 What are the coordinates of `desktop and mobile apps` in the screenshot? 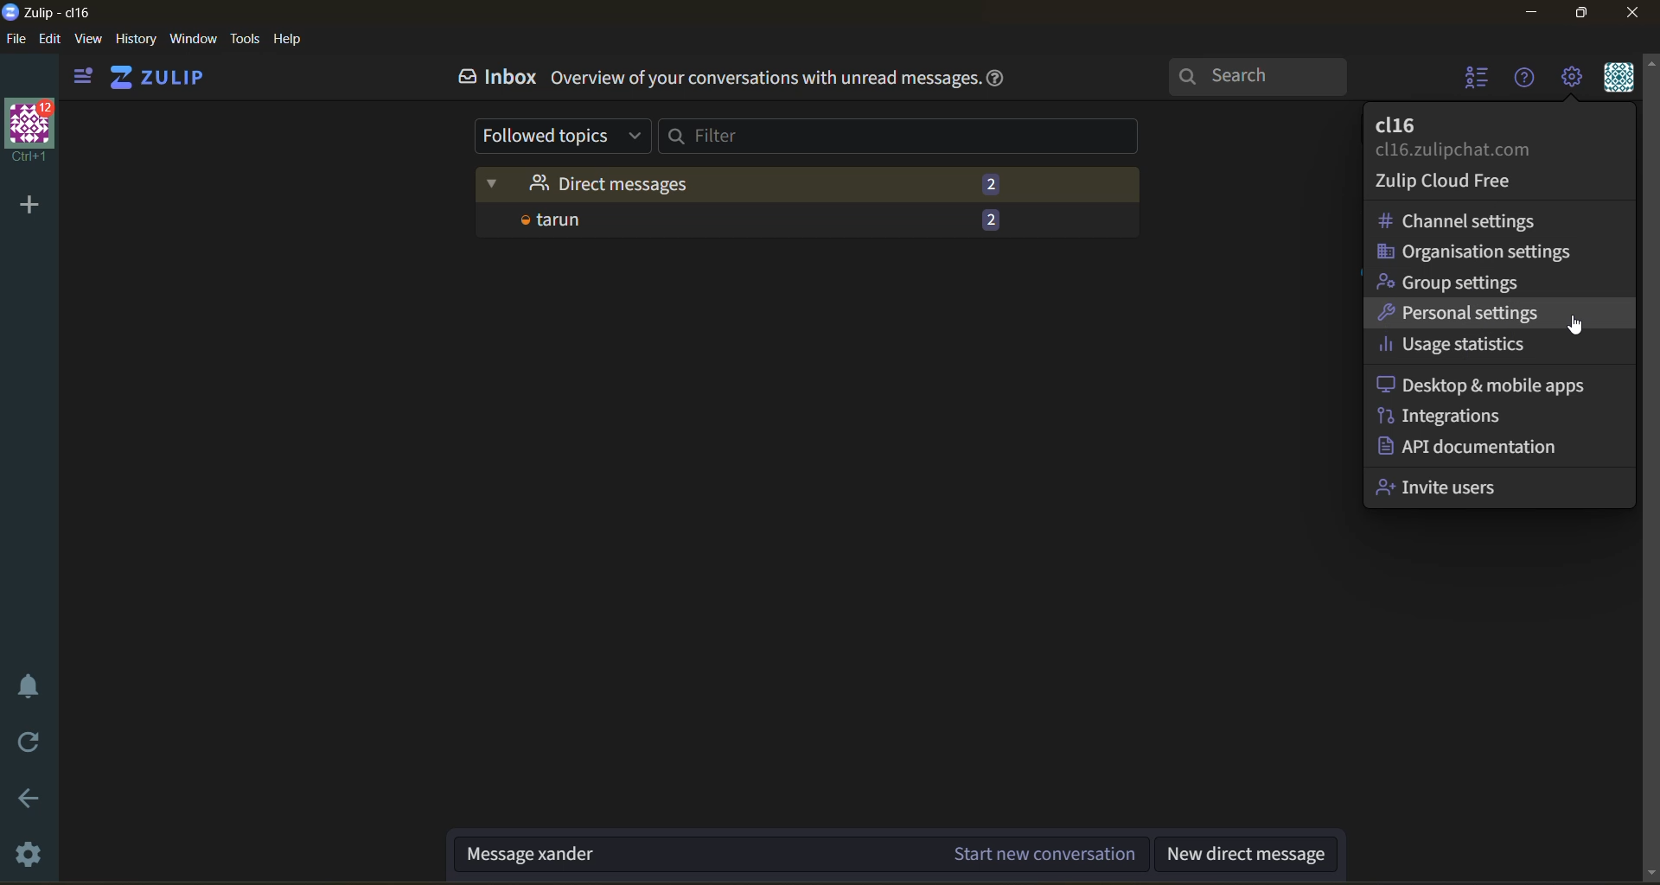 It's located at (1484, 385).